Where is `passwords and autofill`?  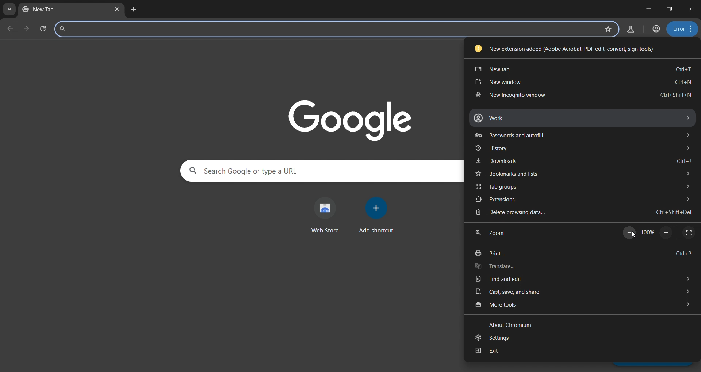 passwords and autofill is located at coordinates (581, 135).